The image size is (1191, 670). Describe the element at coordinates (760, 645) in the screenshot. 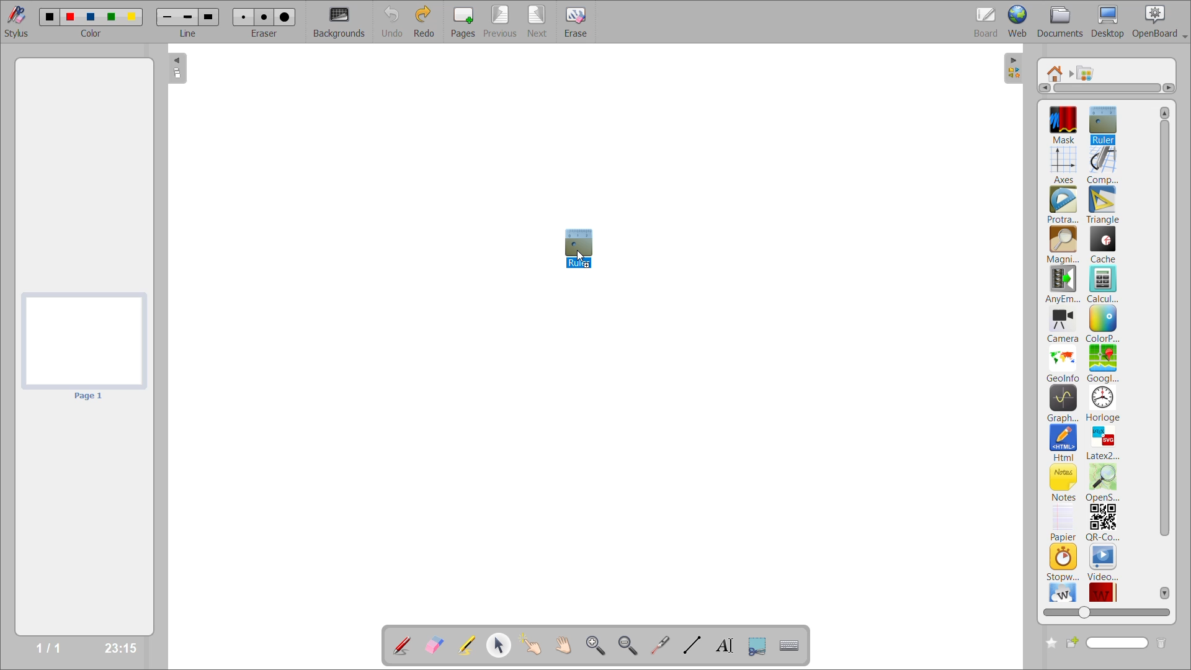

I see `capture part of the screen` at that location.